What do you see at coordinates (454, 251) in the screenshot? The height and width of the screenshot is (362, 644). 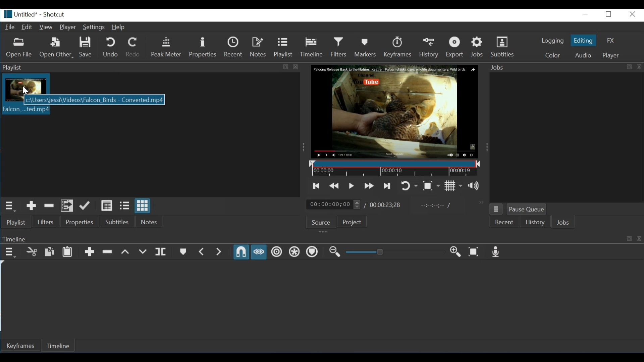 I see `Zoom keyframe in` at bounding box center [454, 251].